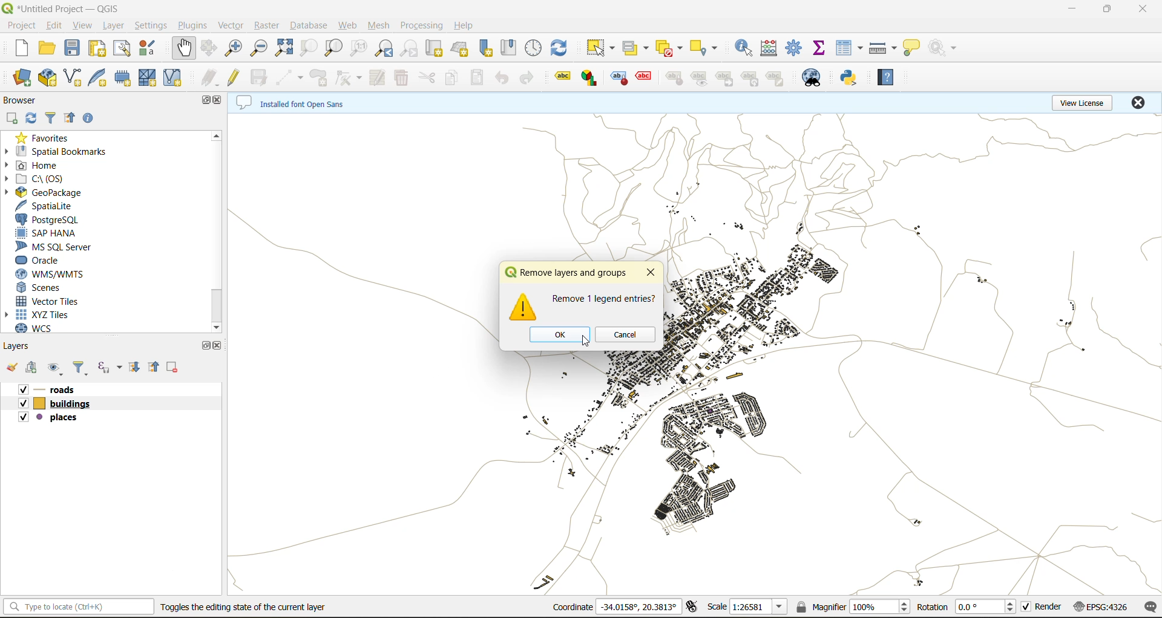 Image resolution: width=1162 pixels, height=618 pixels. Describe the element at coordinates (220, 101) in the screenshot. I see `close` at that location.